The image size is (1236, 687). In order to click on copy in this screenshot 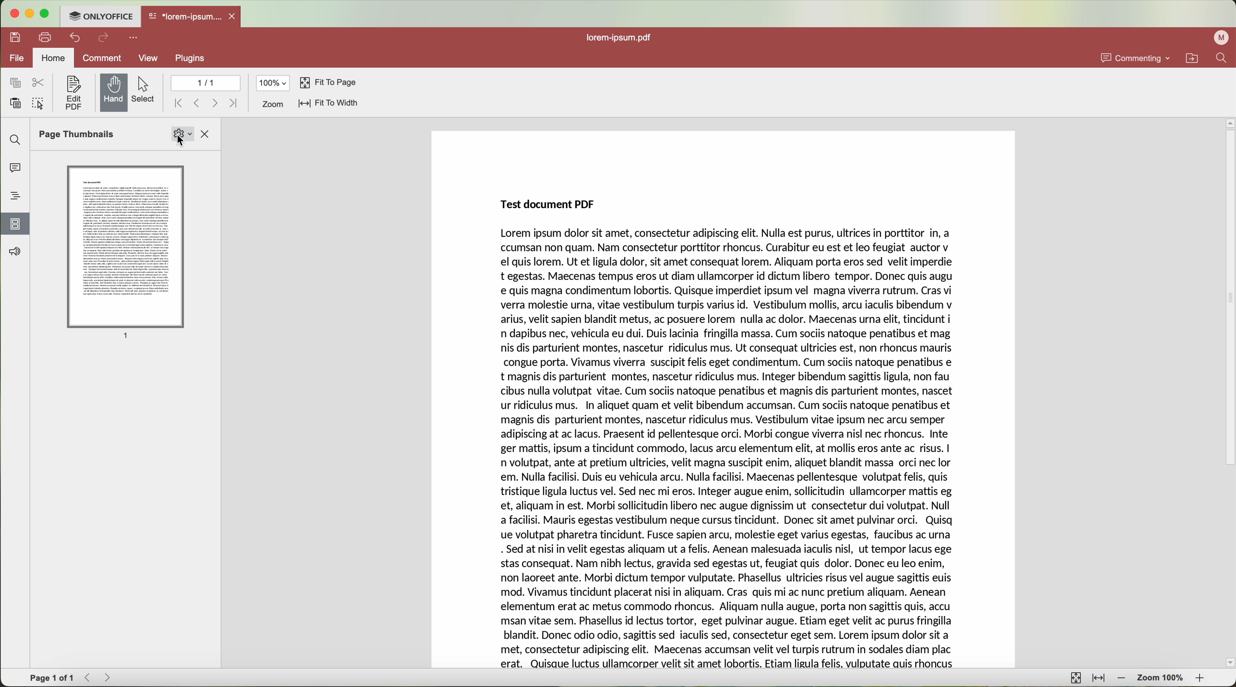, I will do `click(13, 83)`.